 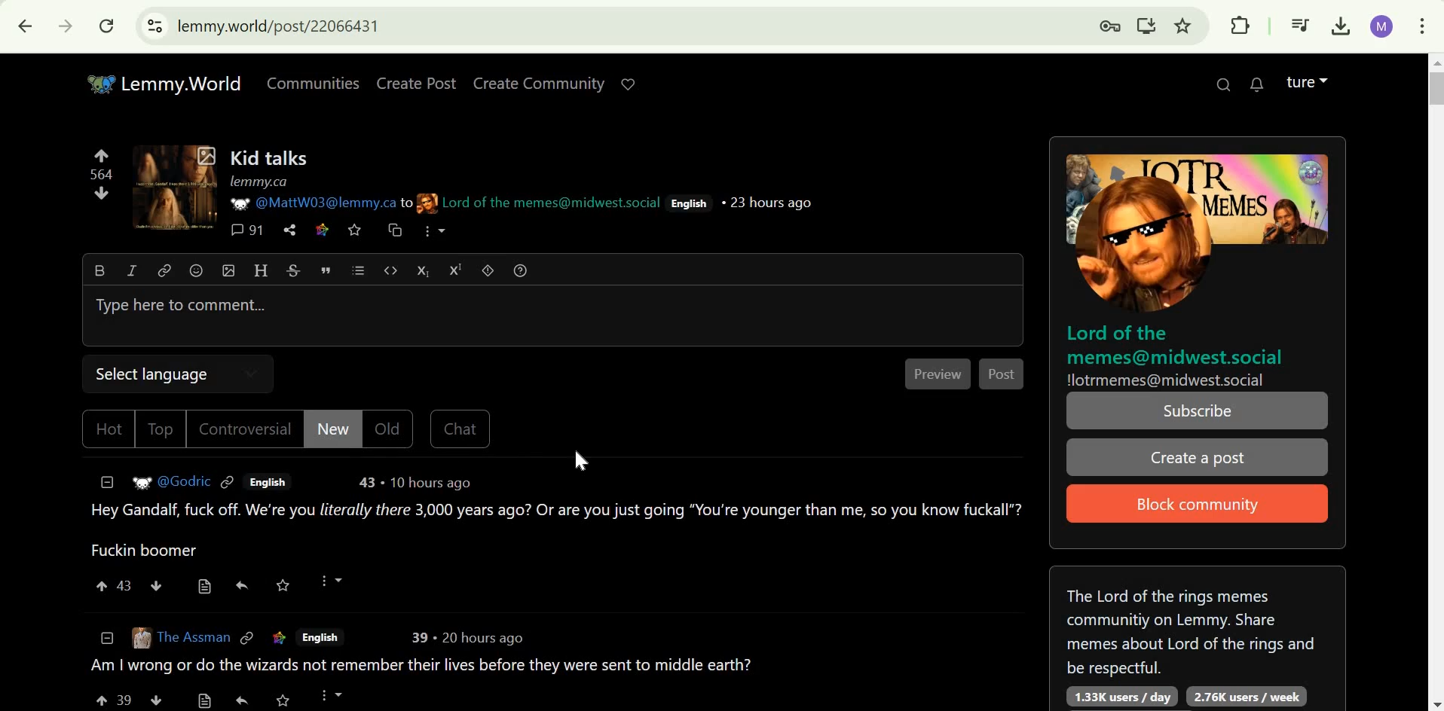 What do you see at coordinates (243, 584) in the screenshot?
I see `reply` at bounding box center [243, 584].